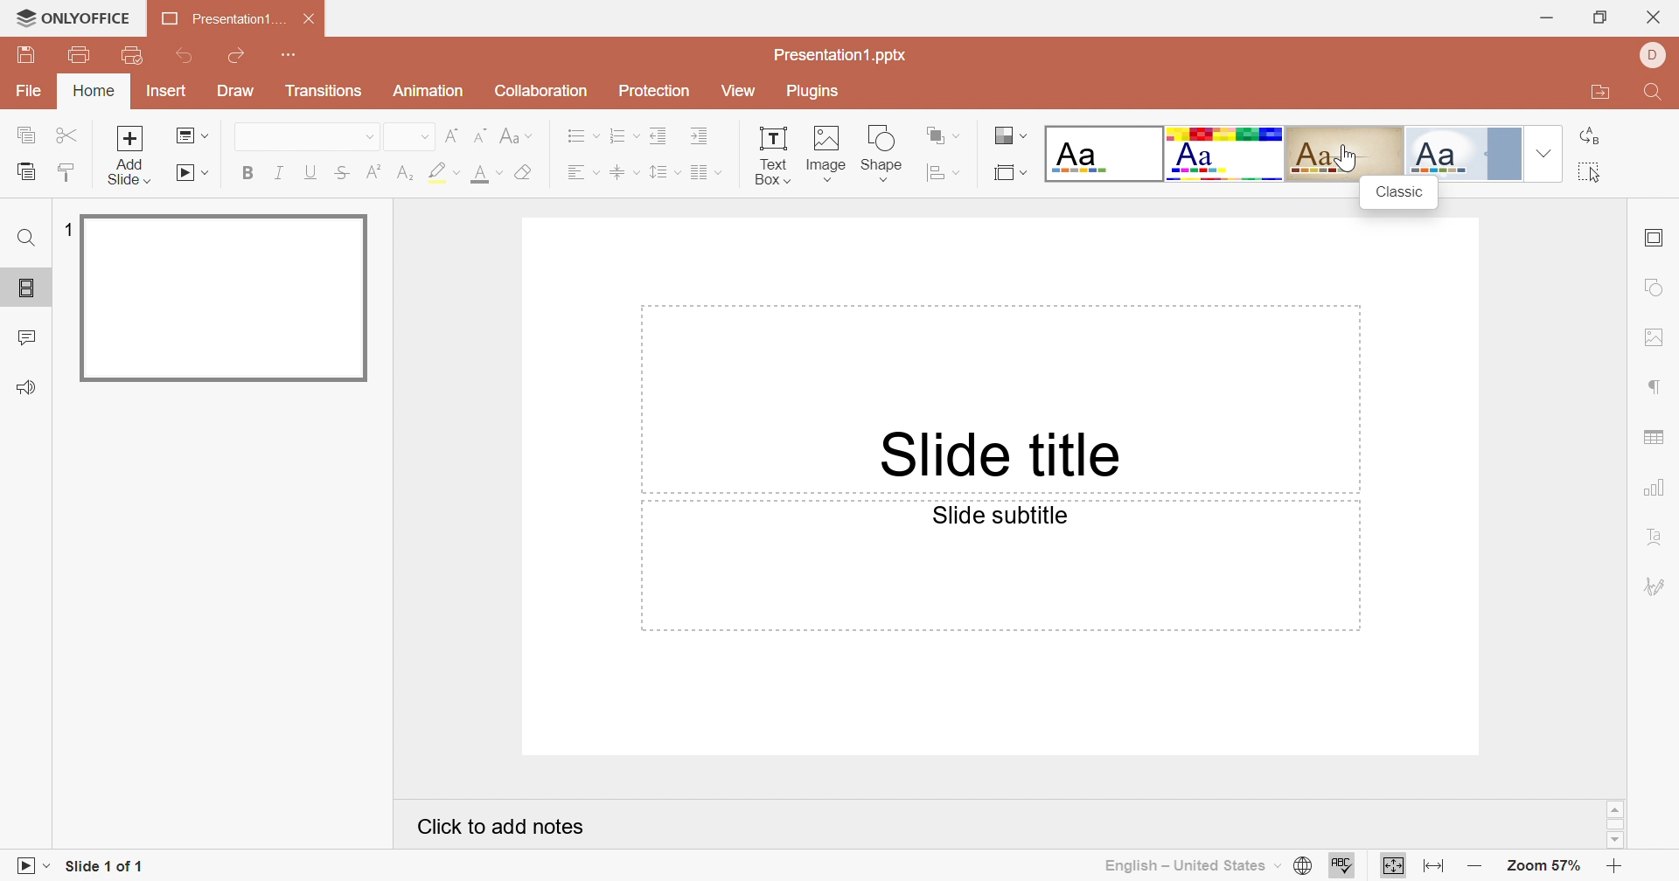 Image resolution: width=1679 pixels, height=881 pixels. What do you see at coordinates (963, 135) in the screenshot?
I see `Drop Down` at bounding box center [963, 135].